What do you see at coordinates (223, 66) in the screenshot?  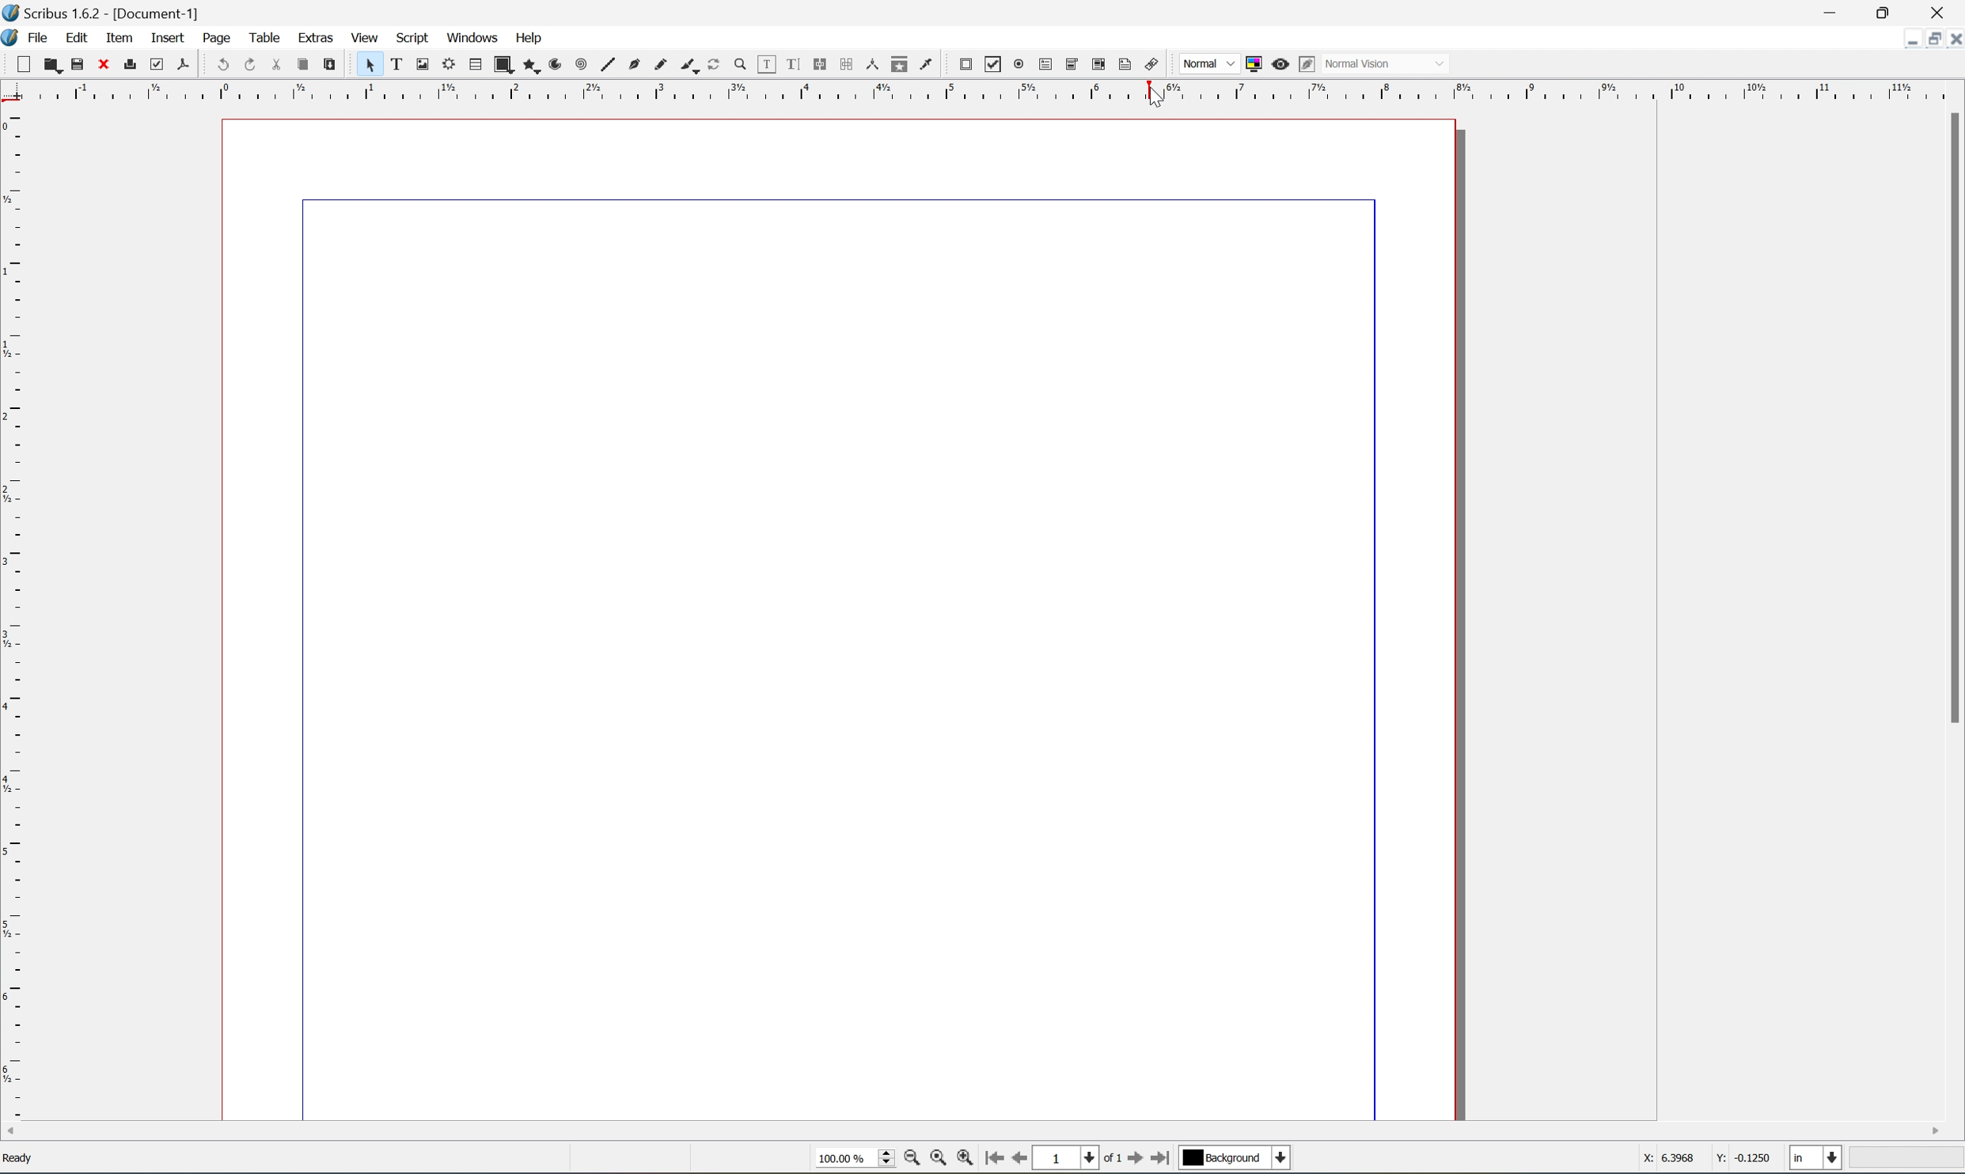 I see `undo` at bounding box center [223, 66].